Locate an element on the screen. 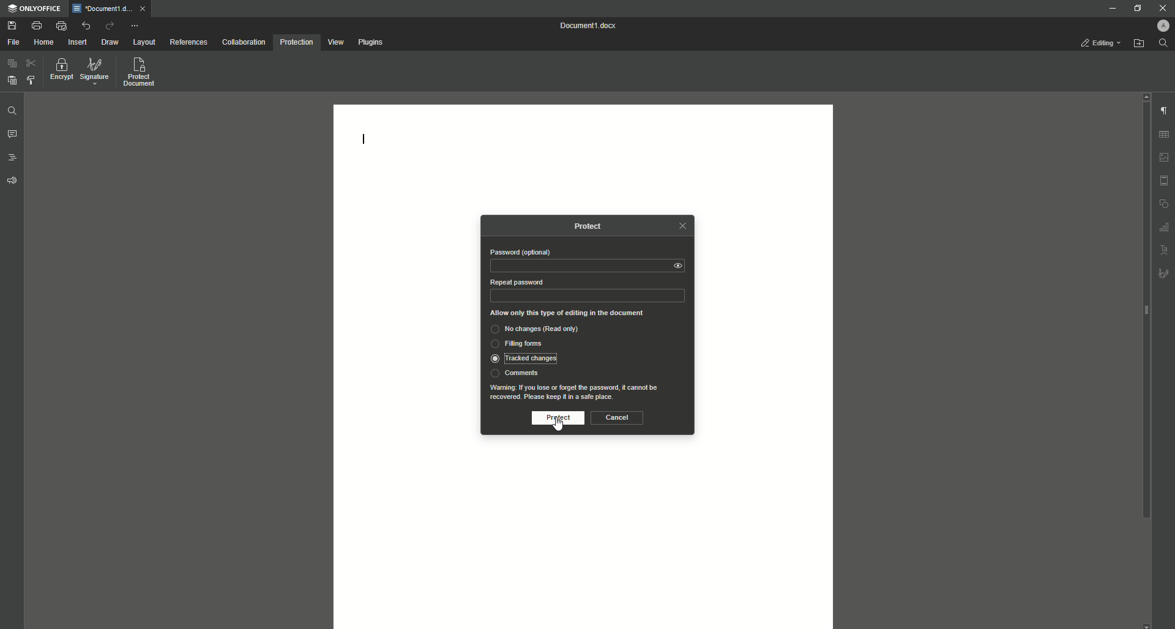 This screenshot has width=1175, height=629. Protection is located at coordinates (296, 43).